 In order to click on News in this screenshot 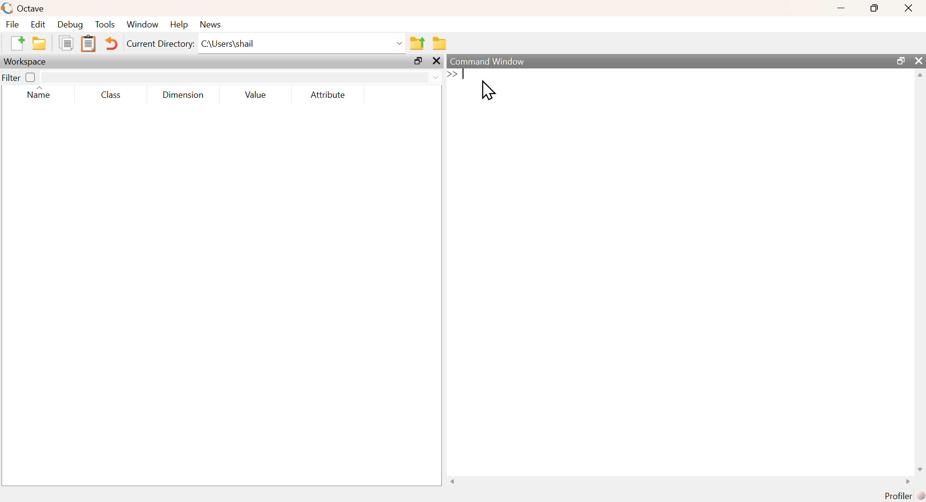, I will do `click(211, 25)`.